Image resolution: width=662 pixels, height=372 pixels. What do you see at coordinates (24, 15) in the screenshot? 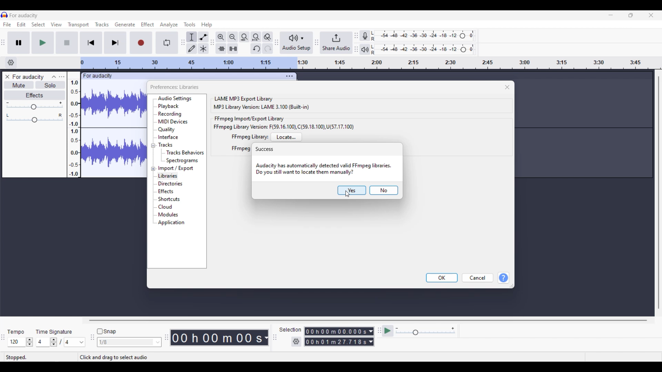
I see `for audacity` at bounding box center [24, 15].